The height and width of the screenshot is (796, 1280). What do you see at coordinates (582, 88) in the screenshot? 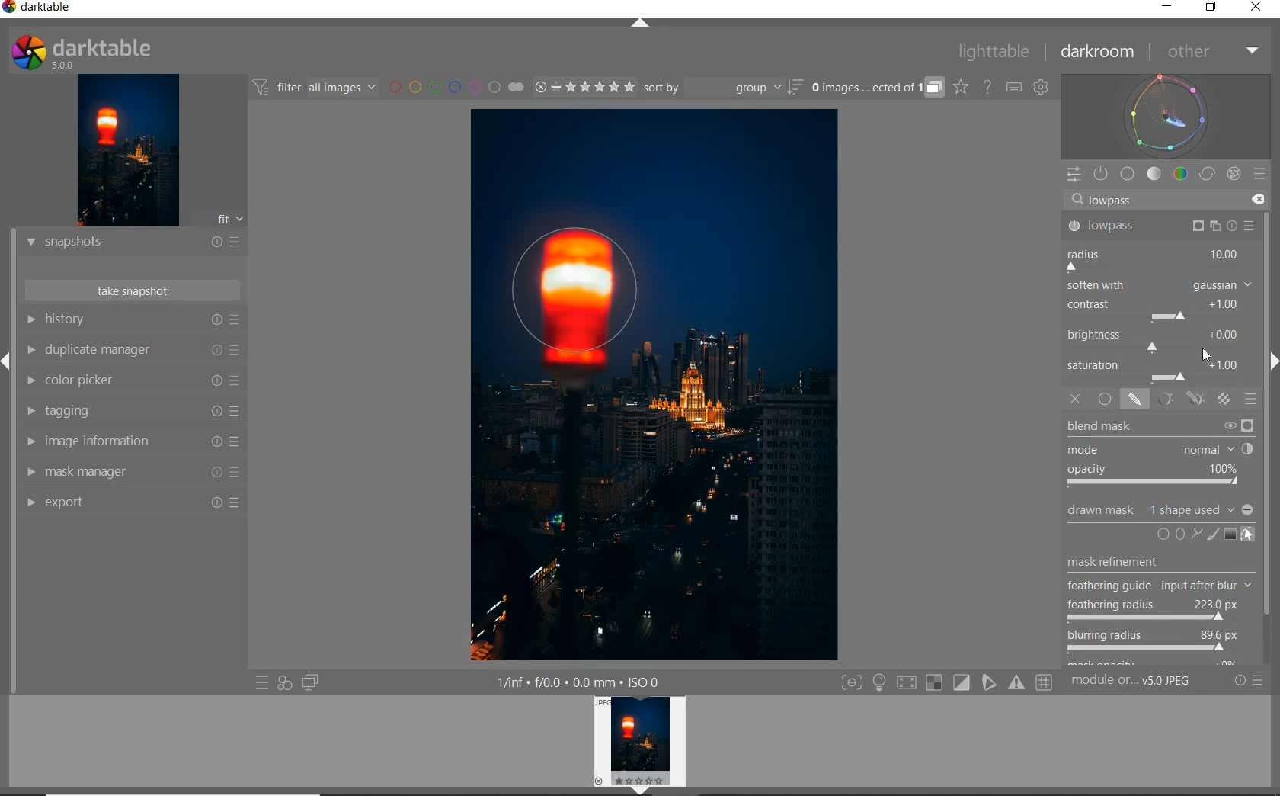
I see `RANGE RATING OF SELECTED IMAGES` at bounding box center [582, 88].